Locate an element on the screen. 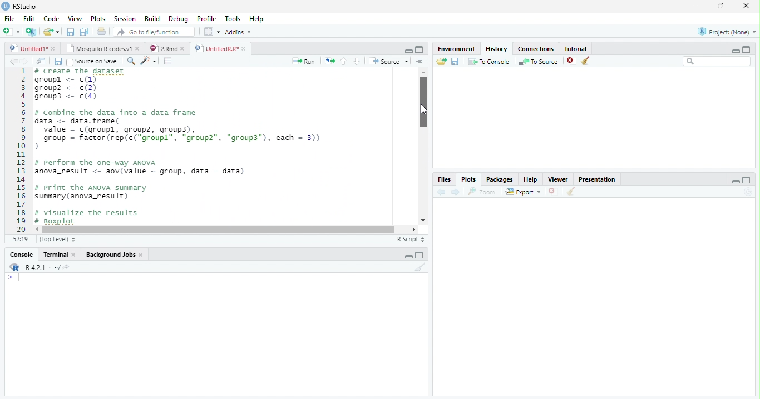 This screenshot has height=399, width=760. Magic code is located at coordinates (149, 62).